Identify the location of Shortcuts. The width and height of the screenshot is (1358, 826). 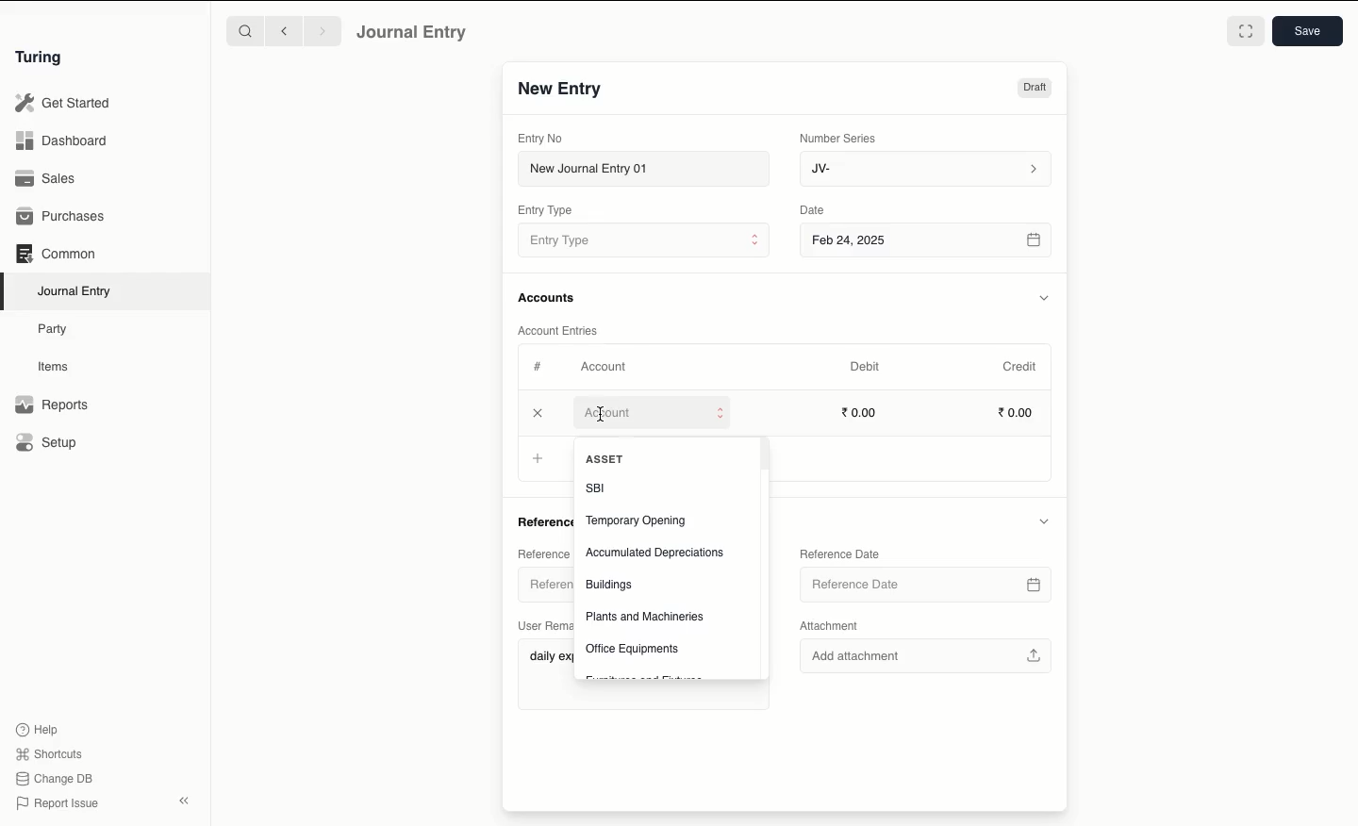
(52, 754).